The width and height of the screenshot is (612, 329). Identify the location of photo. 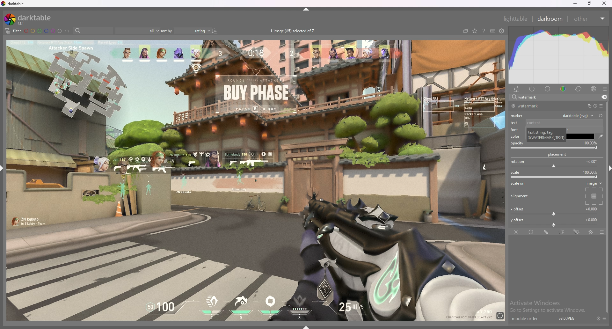
(255, 179).